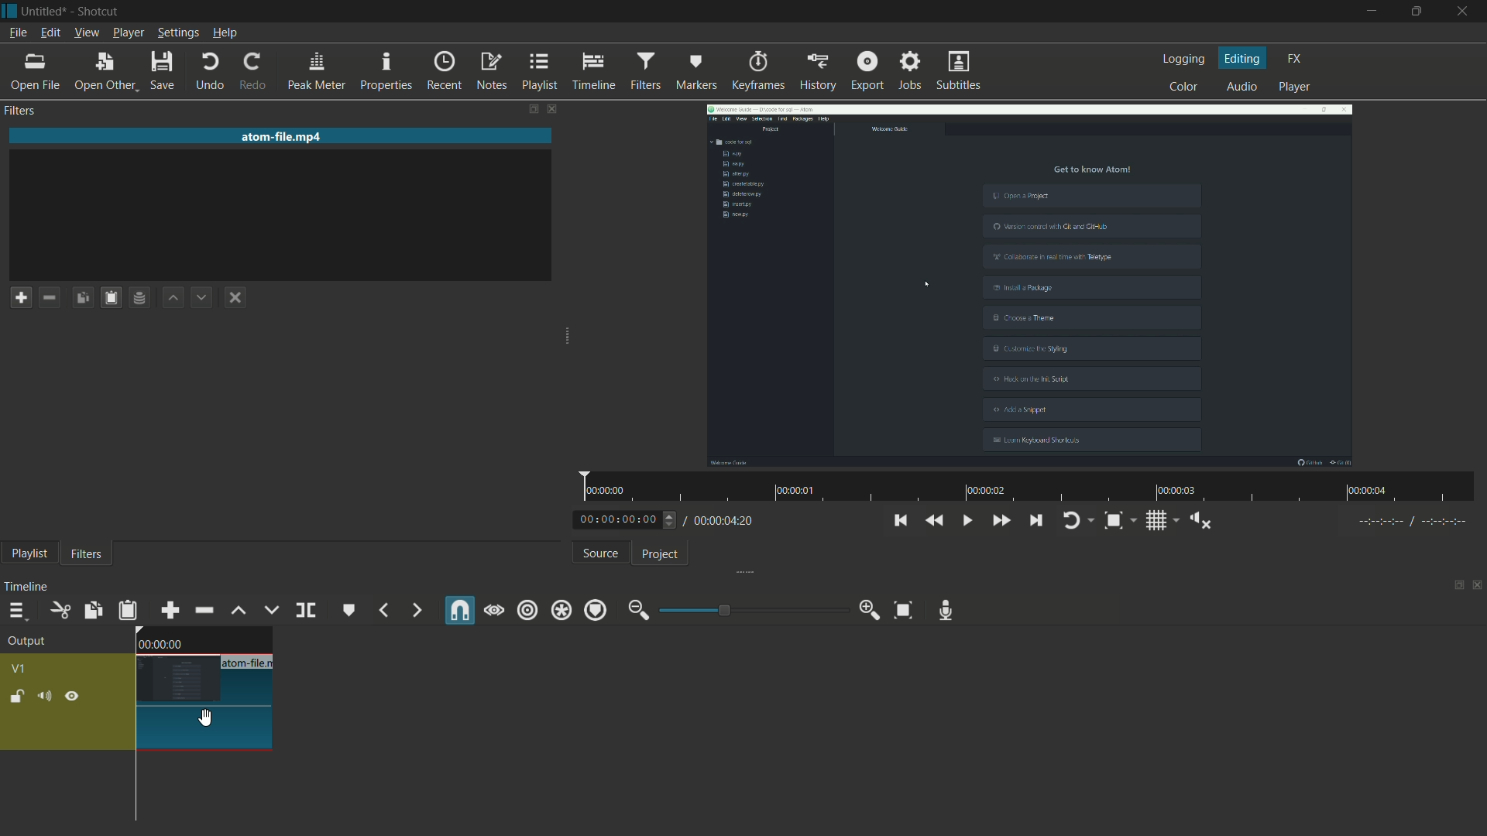 Image resolution: width=1487 pixels, height=836 pixels. Describe the element at coordinates (637, 611) in the screenshot. I see `minimize` at that location.